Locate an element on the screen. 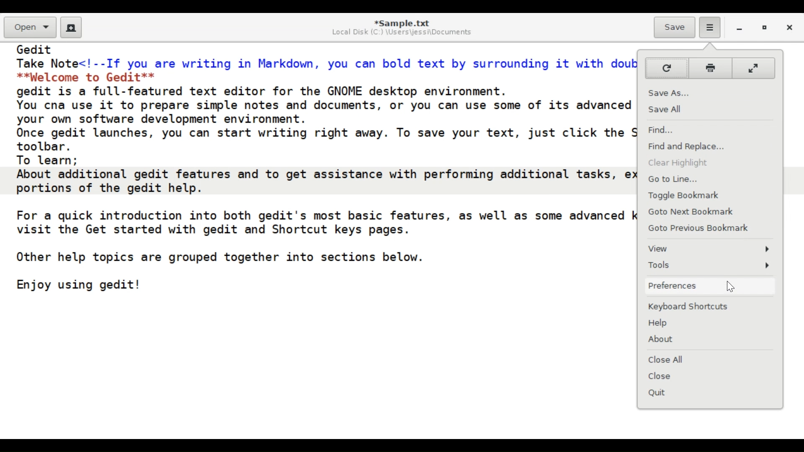 This screenshot has height=452, width=804. Keyboard Shortcuts is located at coordinates (709, 306).